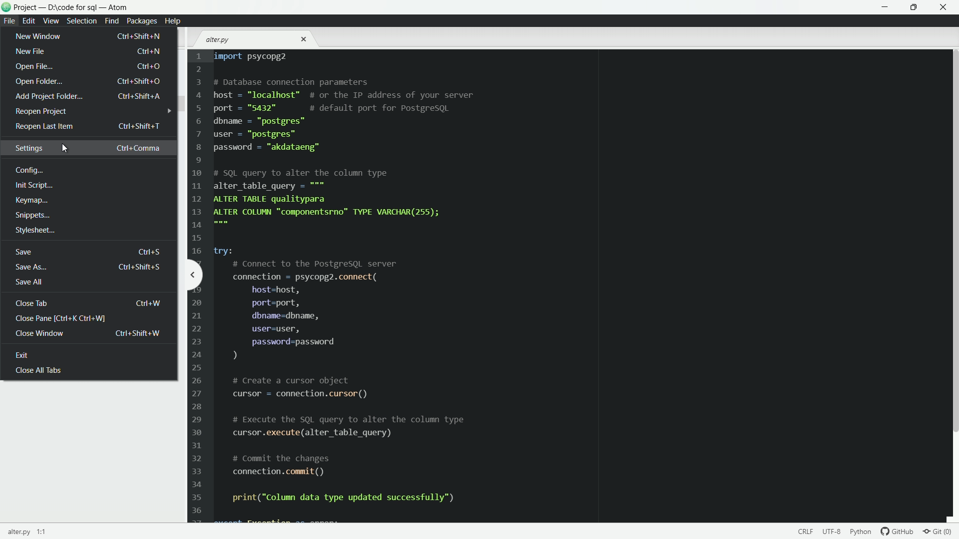 This screenshot has width=959, height=539. What do you see at coordinates (87, 148) in the screenshot?
I see `settings` at bounding box center [87, 148].